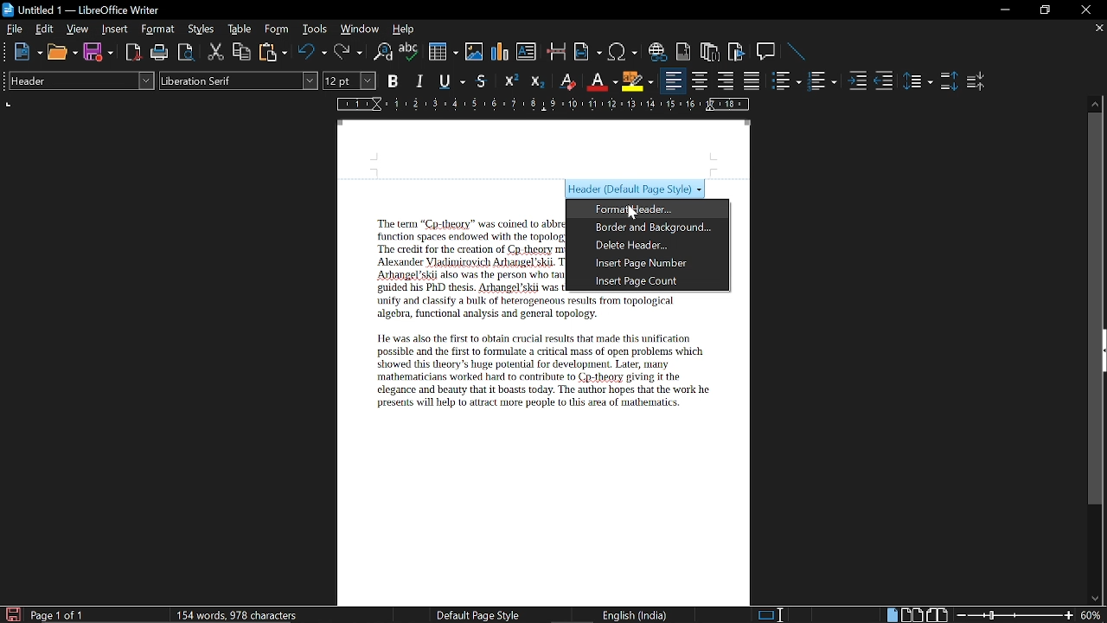 The height and width of the screenshot is (623, 1107). Describe the element at coordinates (949, 82) in the screenshot. I see `Increase paragraph spacing` at that location.